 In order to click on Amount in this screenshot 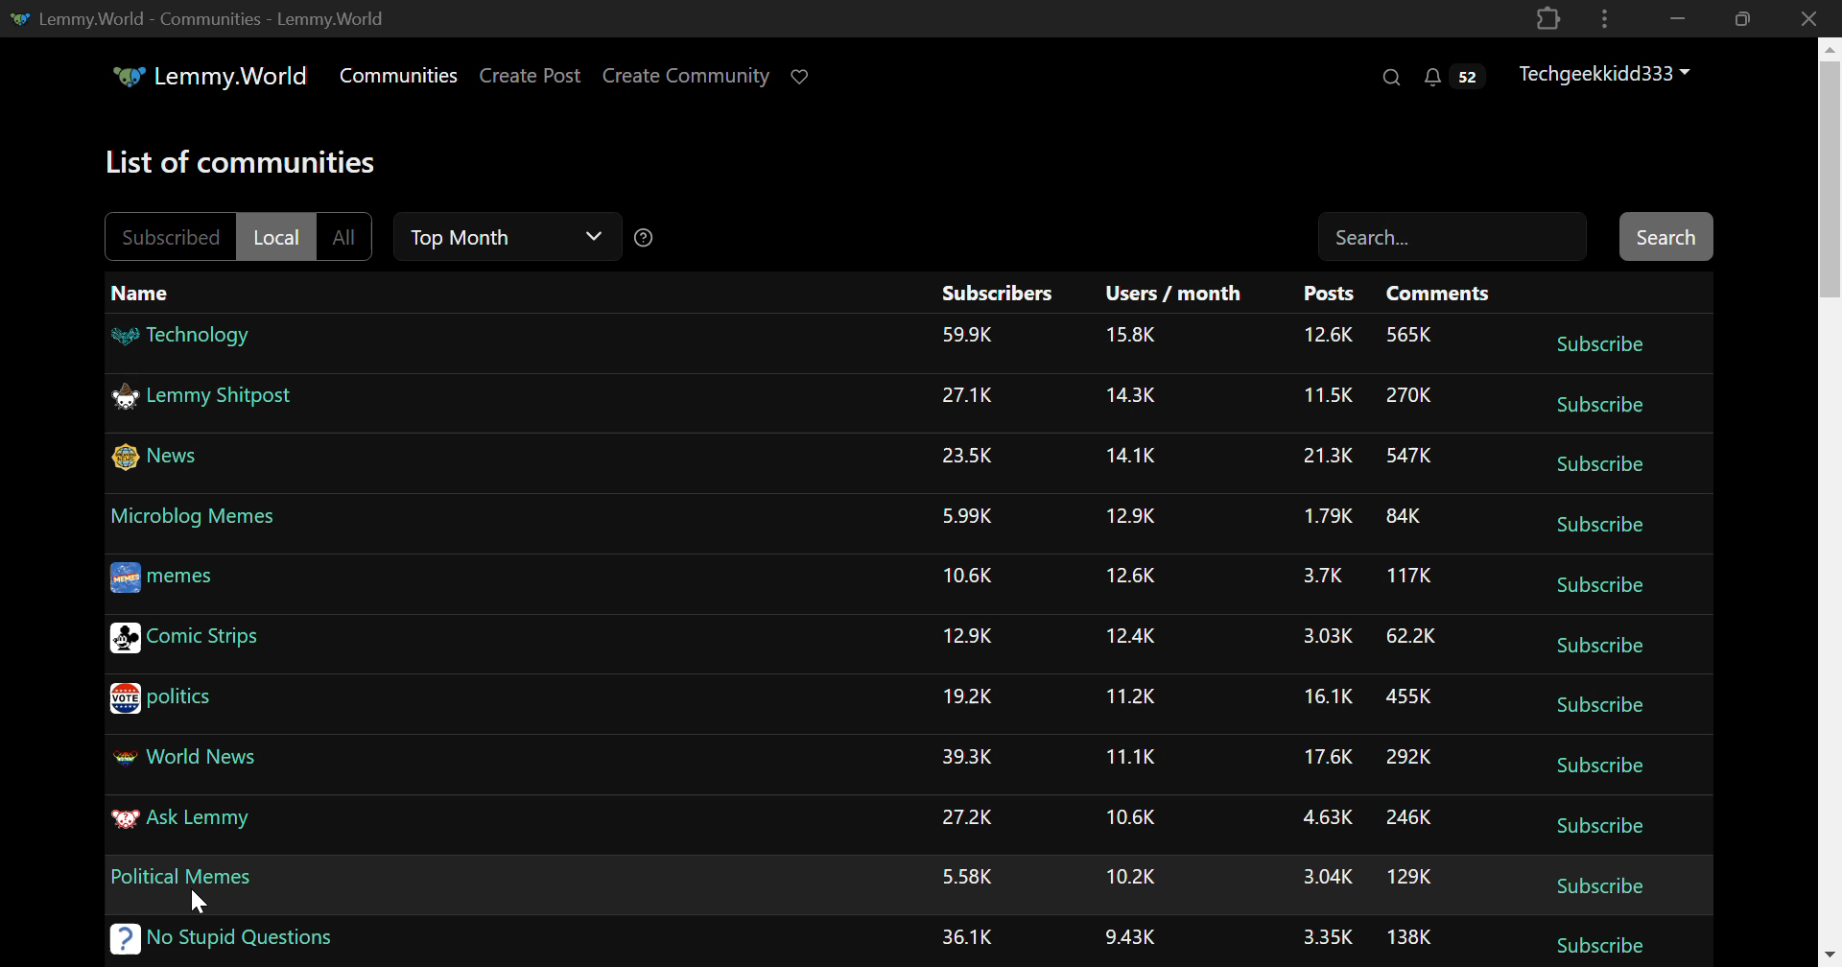, I will do `click(1409, 753)`.